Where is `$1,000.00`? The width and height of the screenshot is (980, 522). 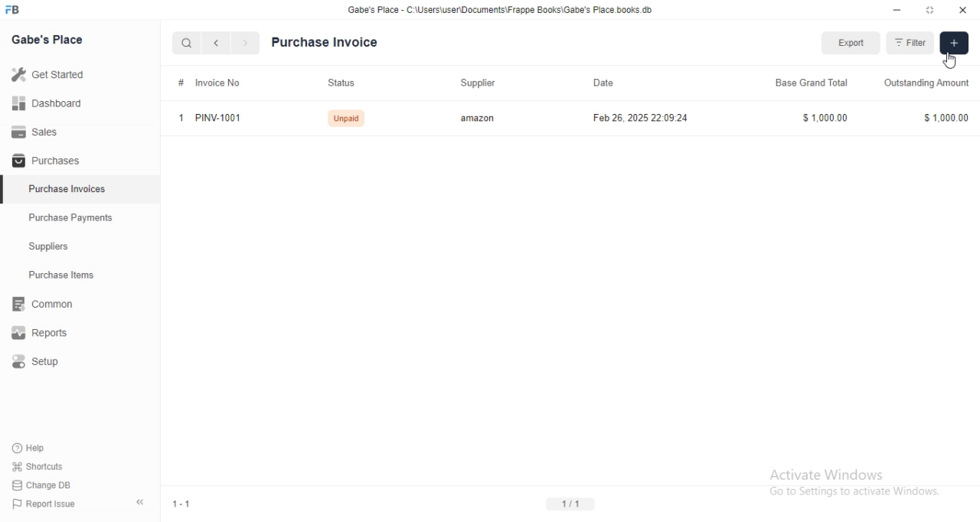 $1,000.00 is located at coordinates (825, 118).